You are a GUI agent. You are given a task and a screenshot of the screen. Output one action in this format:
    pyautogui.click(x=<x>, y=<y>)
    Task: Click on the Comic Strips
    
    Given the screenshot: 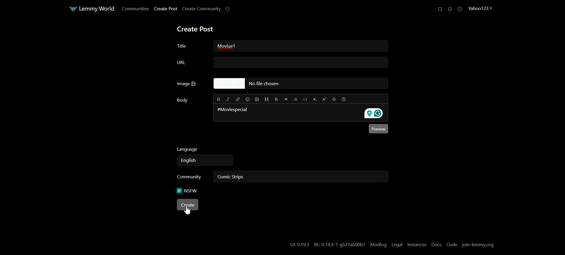 What is the action you would take?
    pyautogui.click(x=242, y=177)
    